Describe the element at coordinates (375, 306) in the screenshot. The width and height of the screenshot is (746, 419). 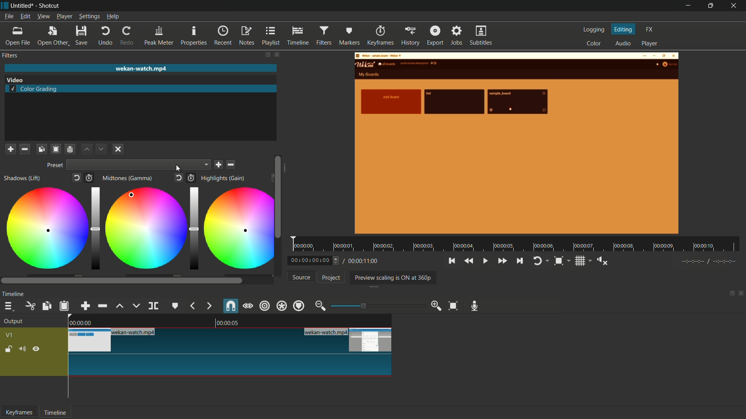
I see `adjustment bar` at that location.